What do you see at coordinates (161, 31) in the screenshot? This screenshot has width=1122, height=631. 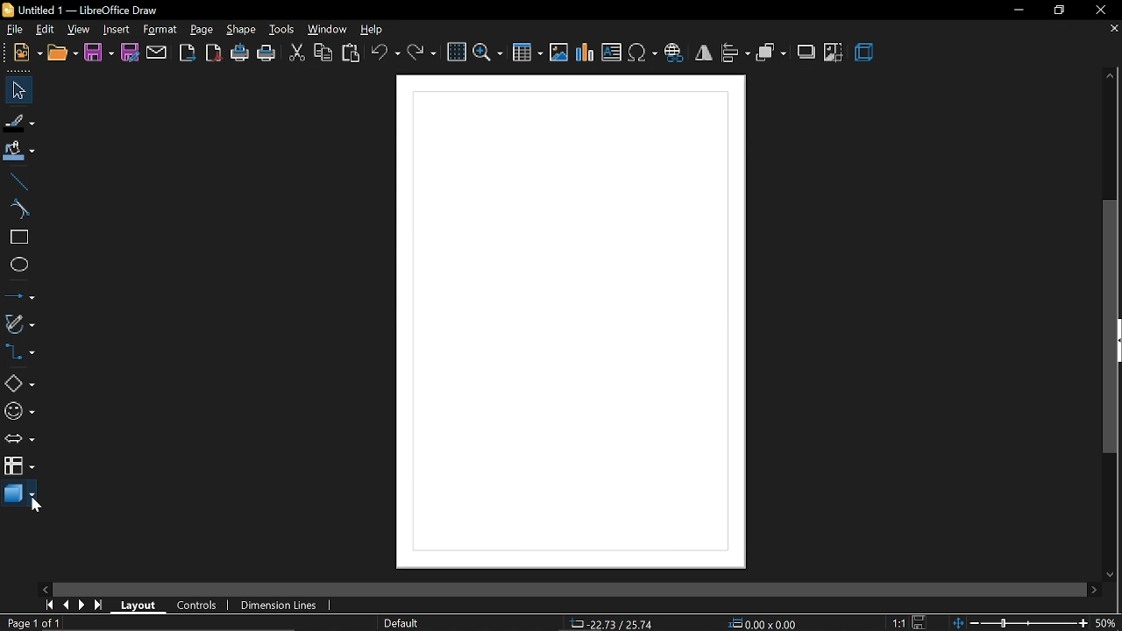 I see `format` at bounding box center [161, 31].